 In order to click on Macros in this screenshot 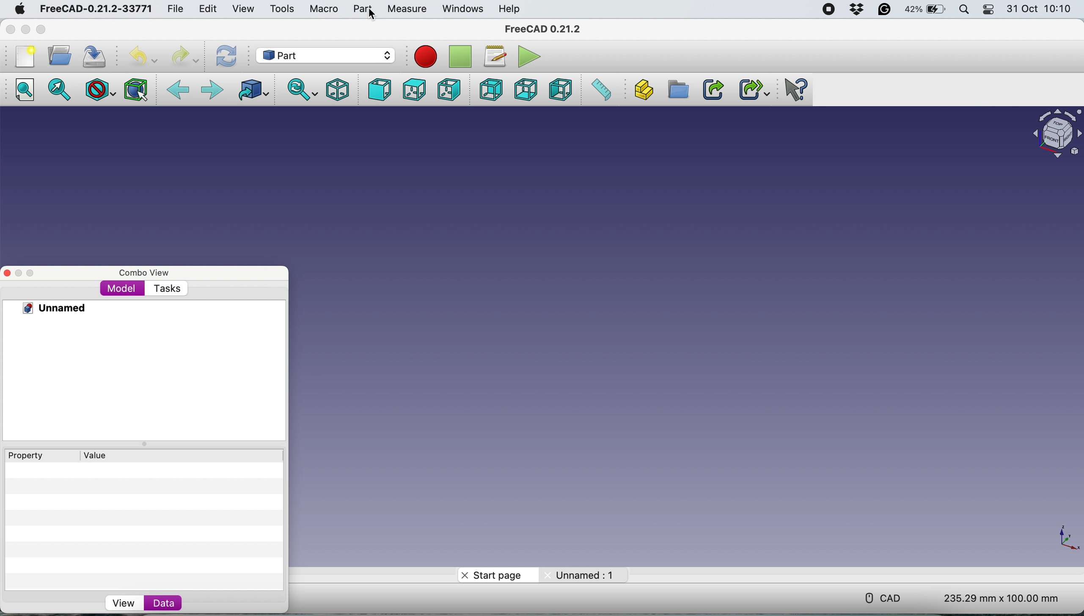, I will do `click(494, 55)`.